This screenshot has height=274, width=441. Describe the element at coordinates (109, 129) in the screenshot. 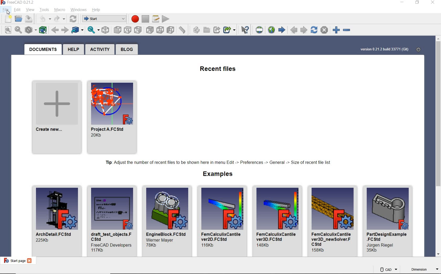

I see `name` at that location.